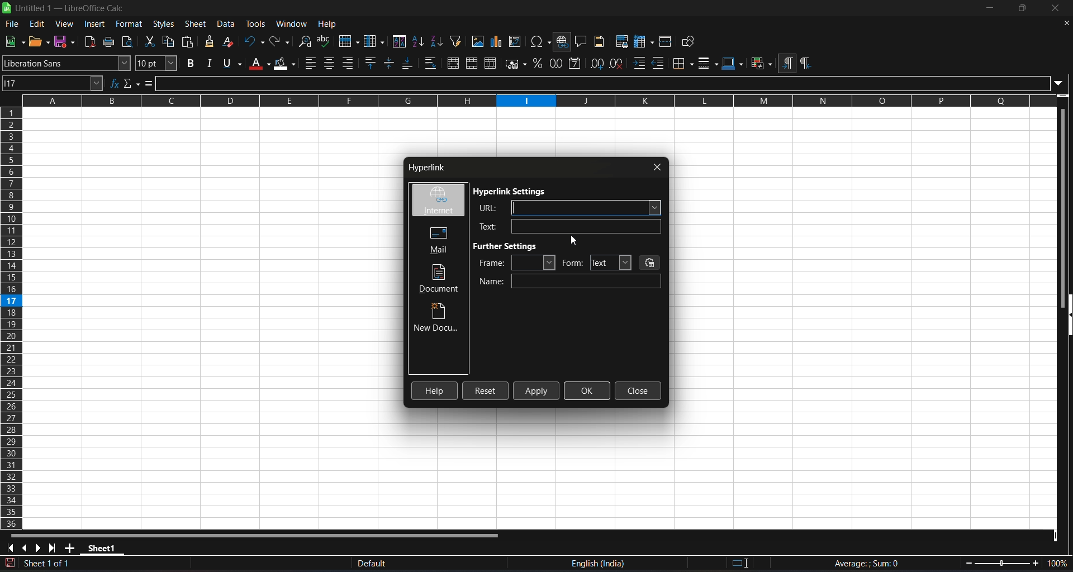 The width and height of the screenshot is (1073, 572). Describe the element at coordinates (472, 63) in the screenshot. I see `merge cells` at that location.